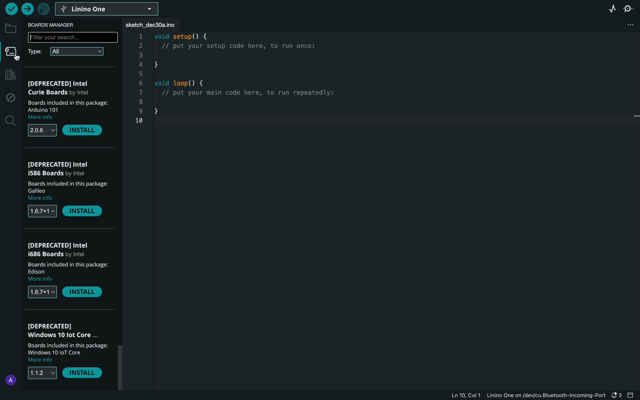 The image size is (640, 400). I want to click on install, so click(82, 292).